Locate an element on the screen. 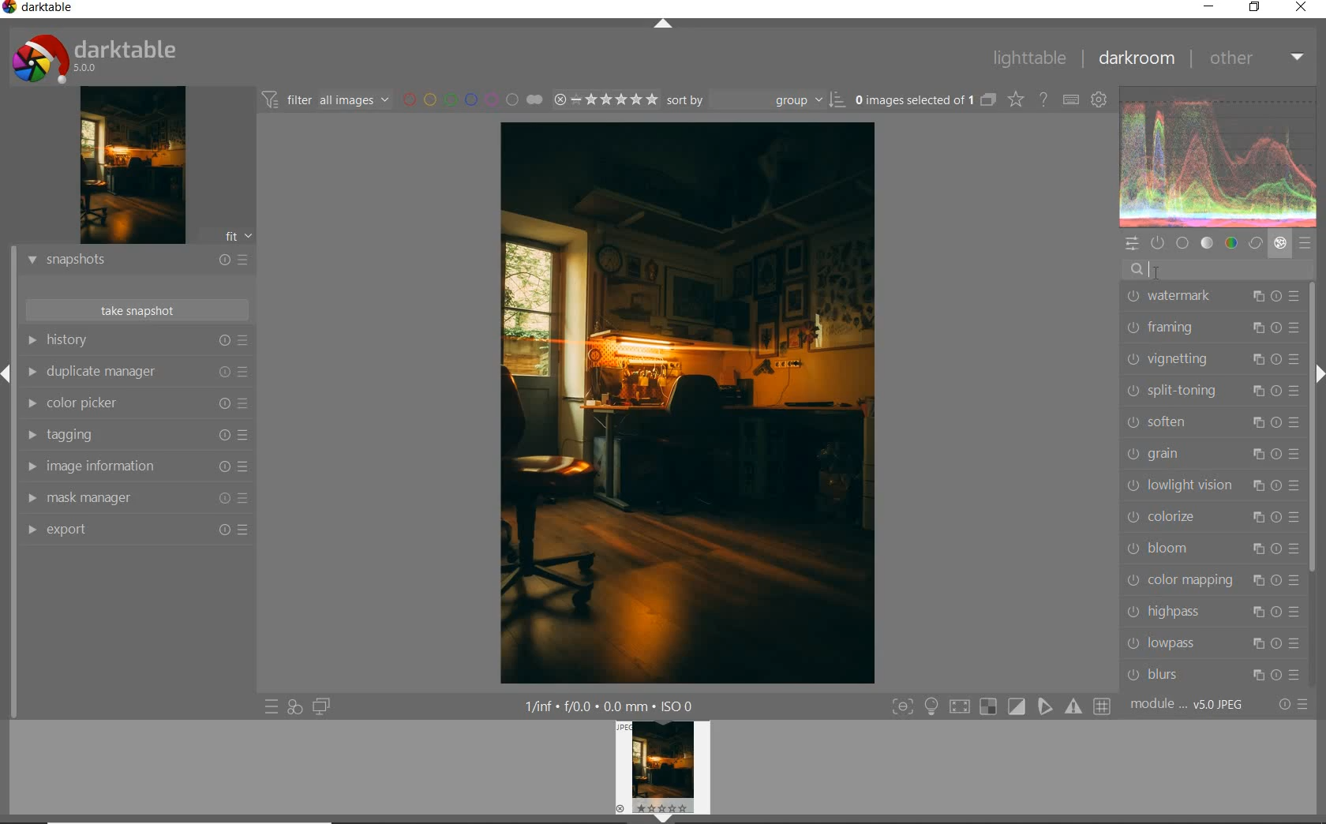 The height and width of the screenshot is (824, 1326). quick access for applying any of your styles is located at coordinates (295, 706).